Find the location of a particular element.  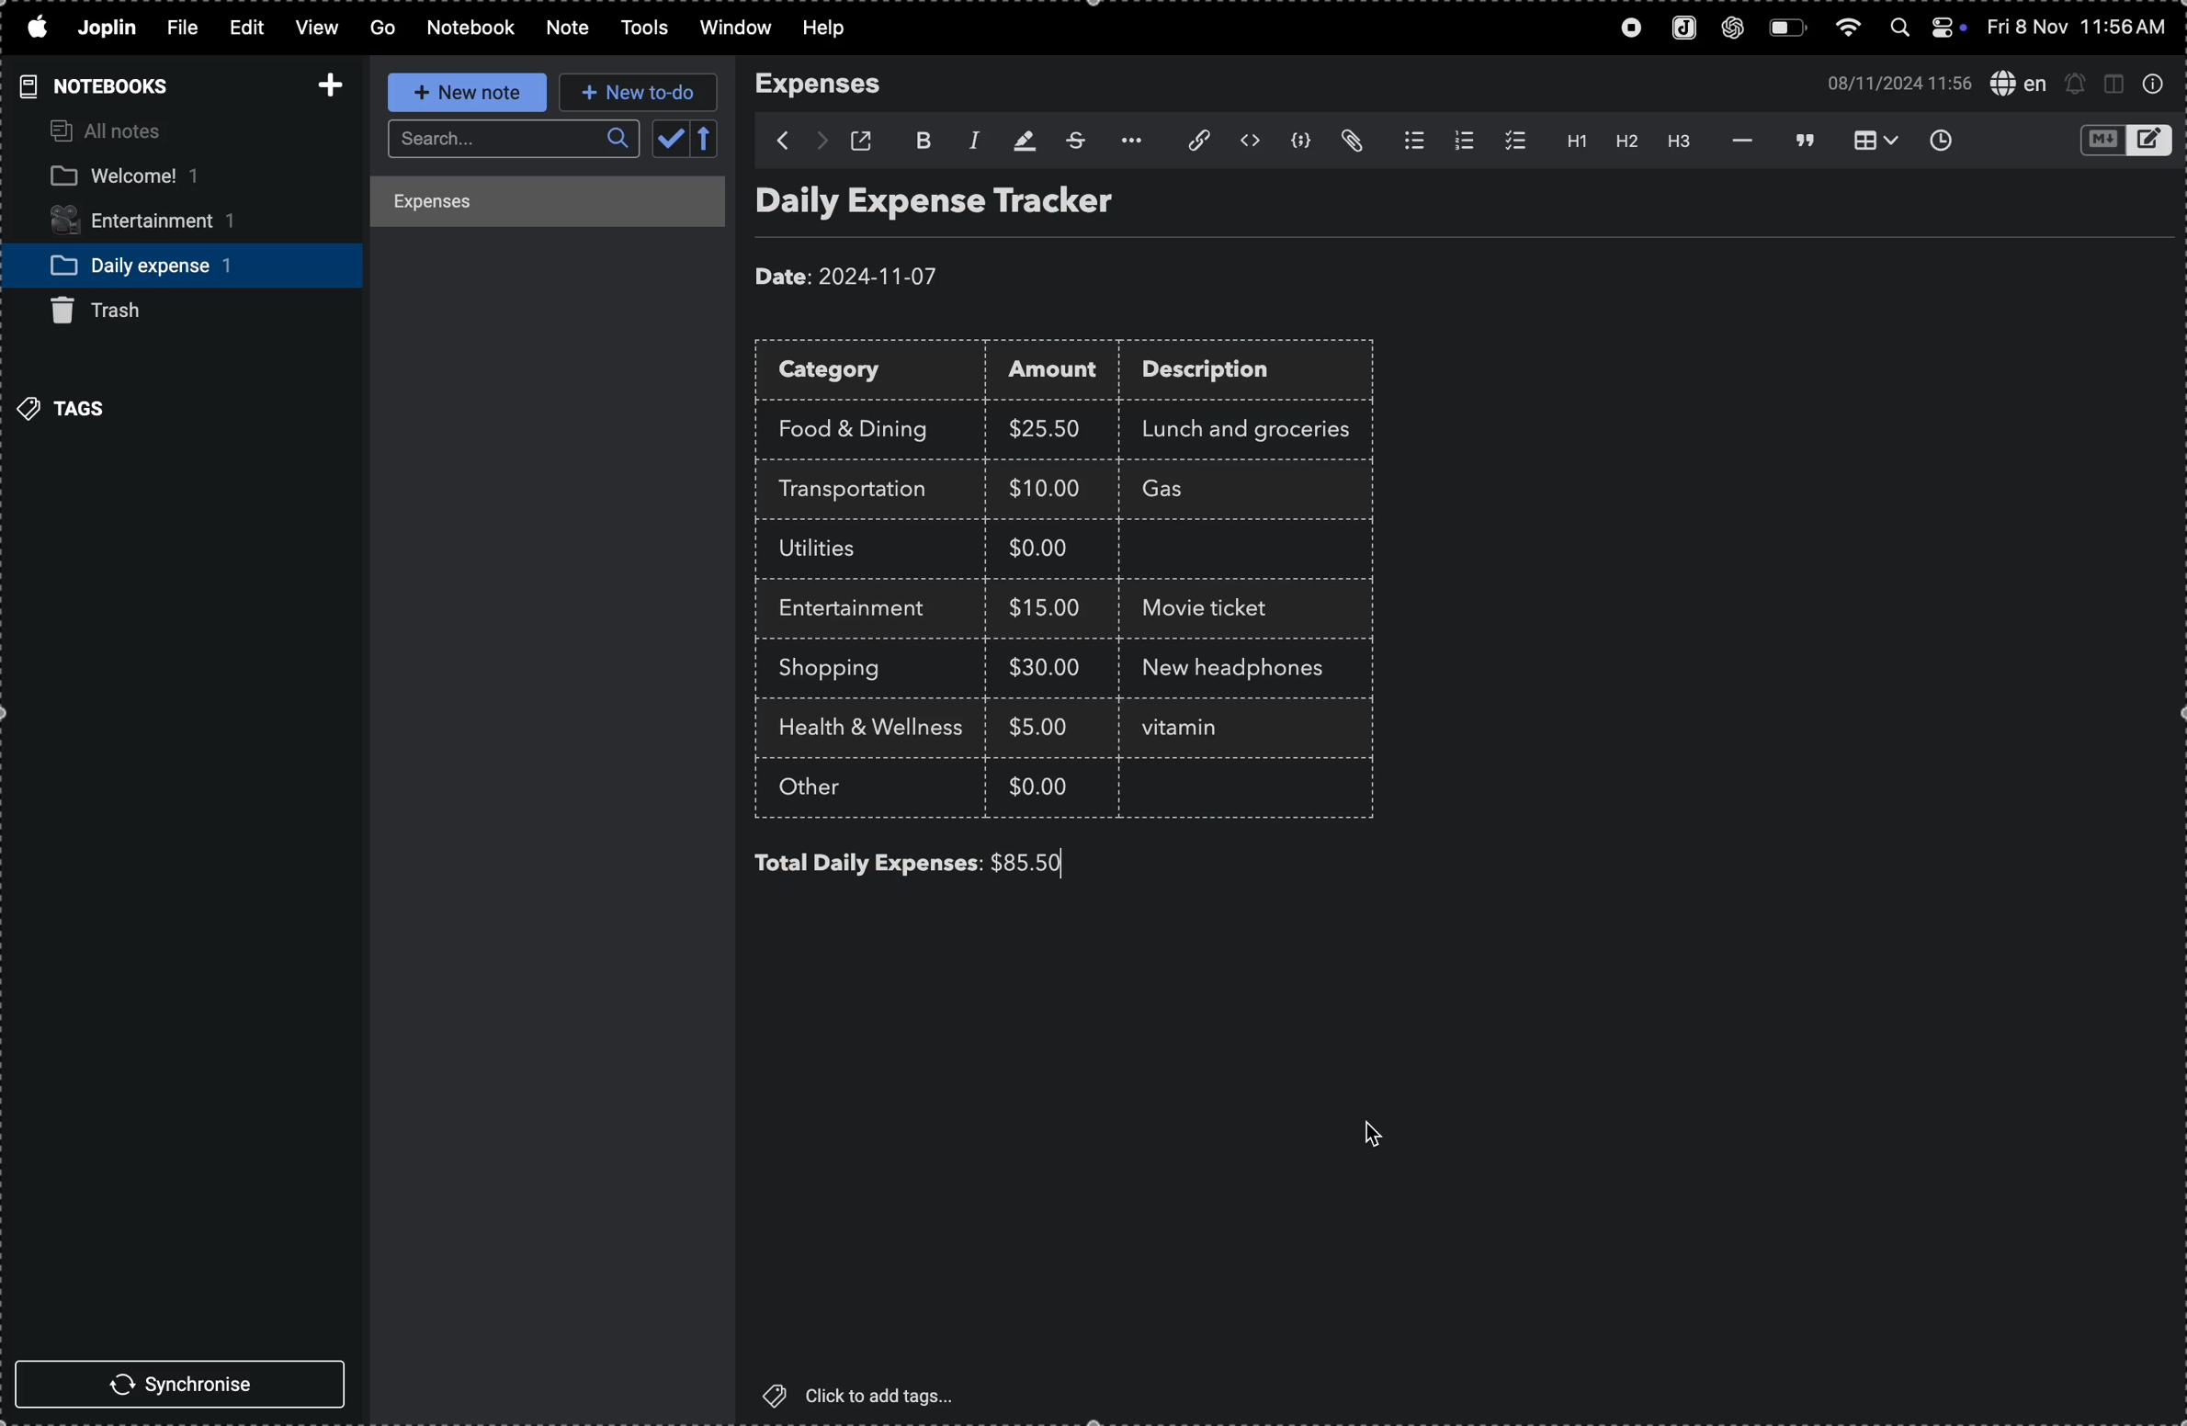

highlight is located at coordinates (1020, 139).